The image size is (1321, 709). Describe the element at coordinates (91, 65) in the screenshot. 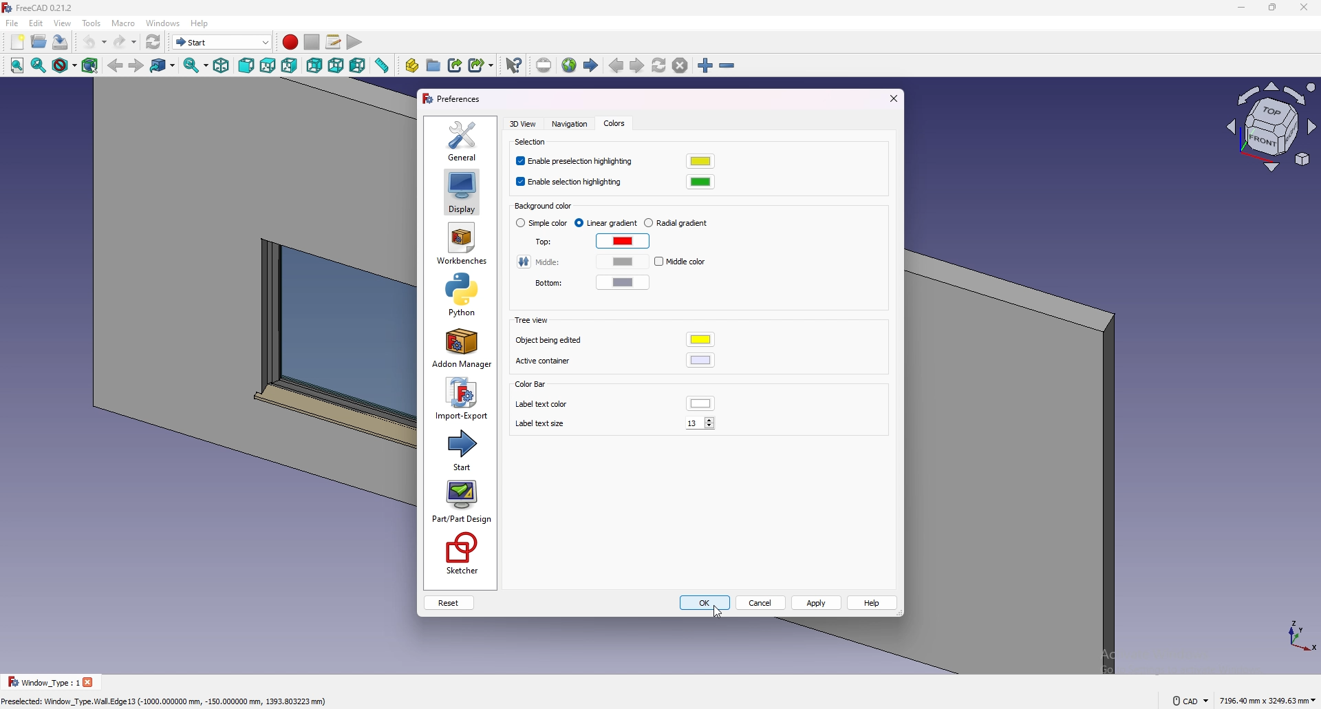

I see `bounding box` at that location.